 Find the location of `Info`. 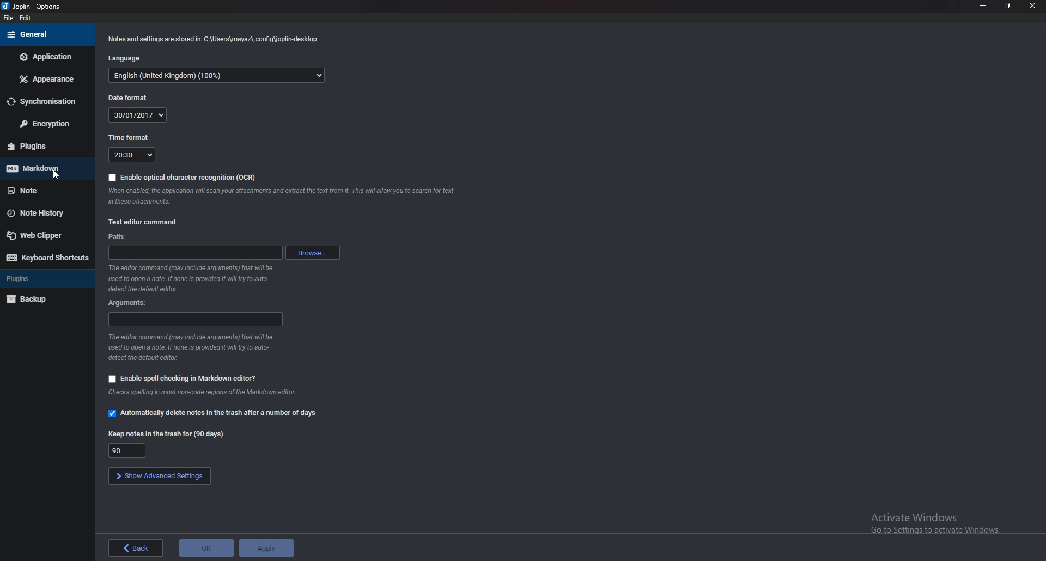

Info is located at coordinates (191, 346).